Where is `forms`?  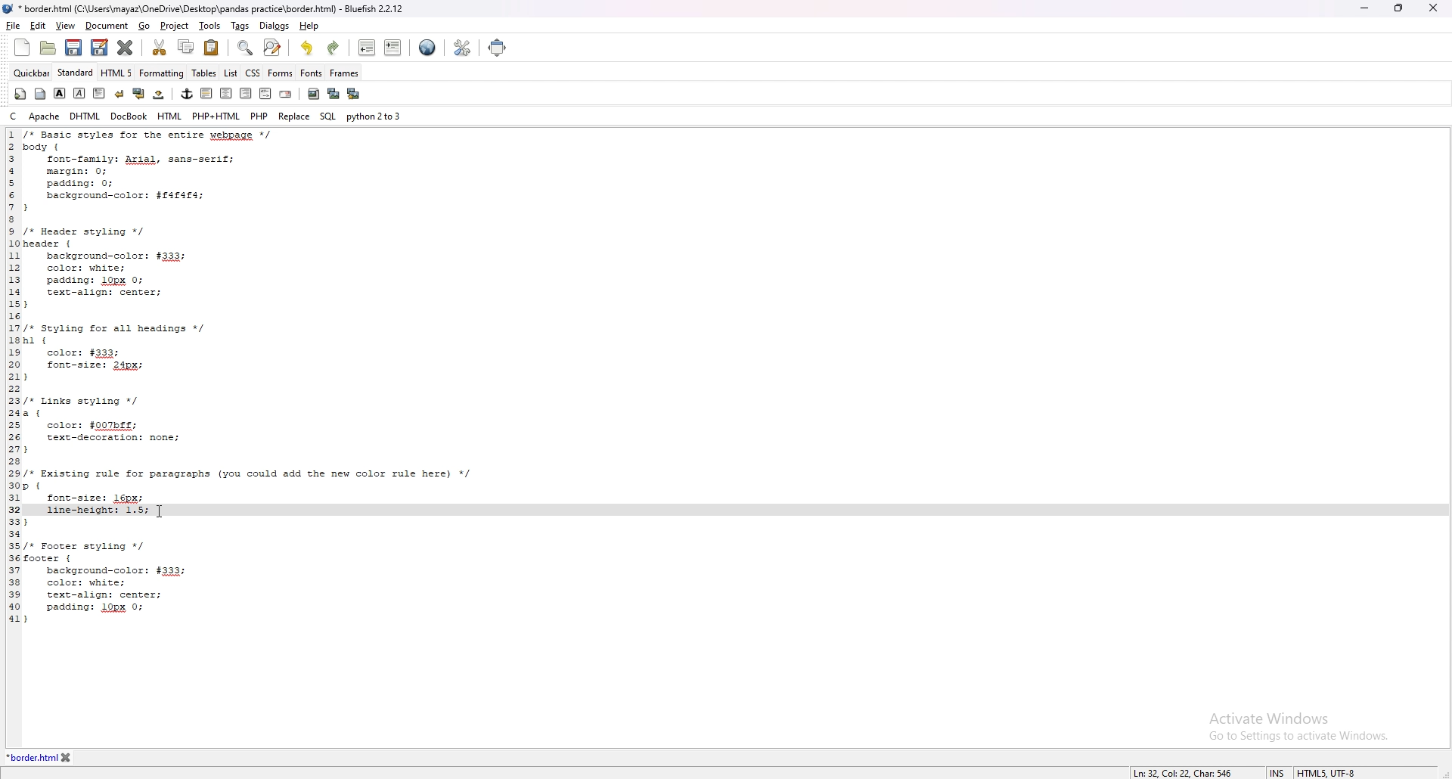 forms is located at coordinates (280, 74).